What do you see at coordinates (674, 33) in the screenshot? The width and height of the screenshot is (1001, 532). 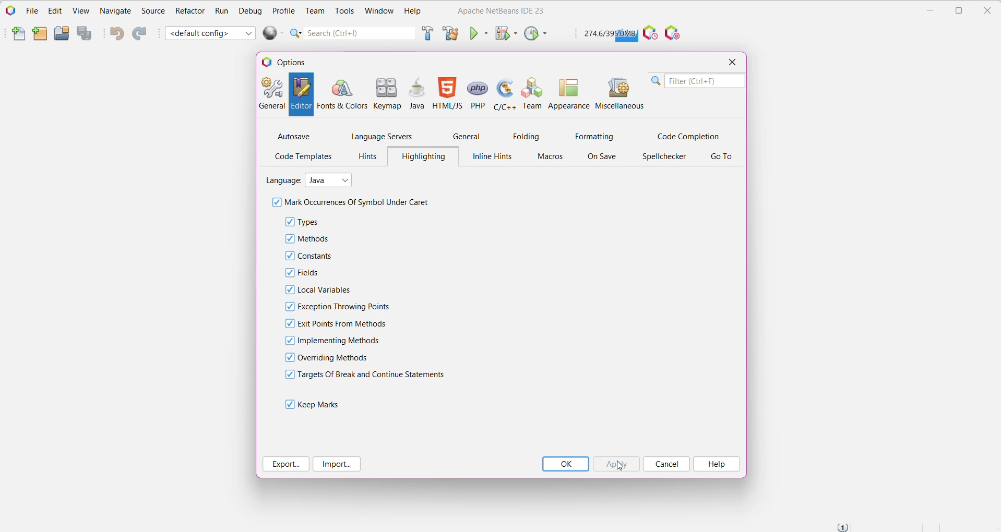 I see `Pause I/O Checks` at bounding box center [674, 33].